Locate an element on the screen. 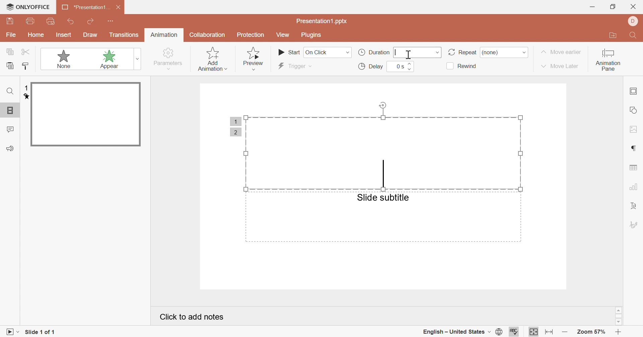 The height and width of the screenshot is (337, 643). restore down is located at coordinates (612, 6).